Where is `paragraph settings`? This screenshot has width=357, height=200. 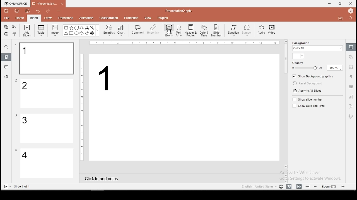 paragraph settings is located at coordinates (350, 76).